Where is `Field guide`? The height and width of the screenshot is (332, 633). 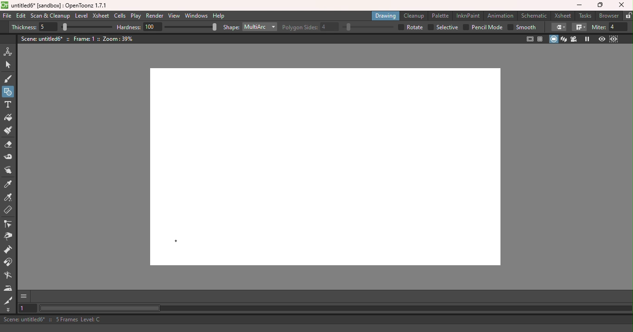
Field guide is located at coordinates (541, 39).